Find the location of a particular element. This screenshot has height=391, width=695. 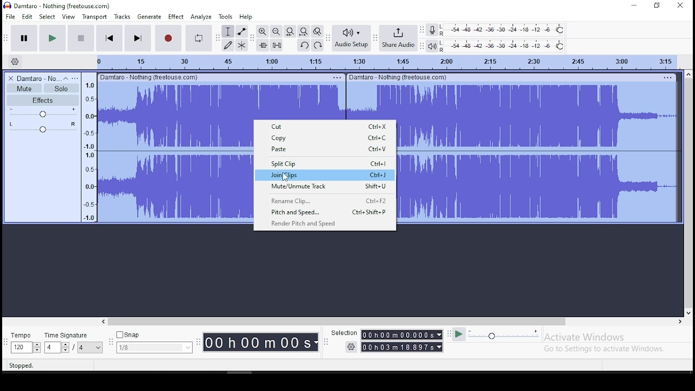

settings is located at coordinates (350, 347).